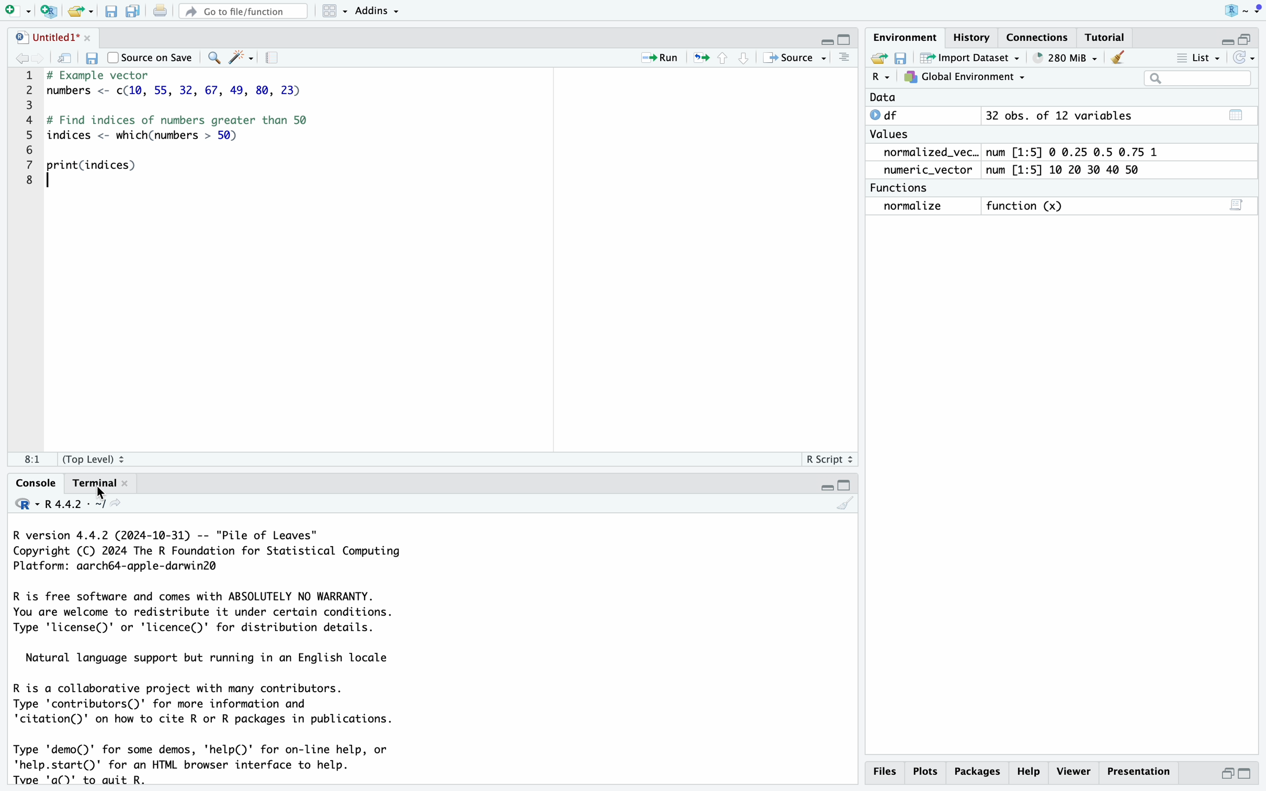  Describe the element at coordinates (1073, 169) in the screenshot. I see `num [1:5] 10 20 30 40 50` at that location.